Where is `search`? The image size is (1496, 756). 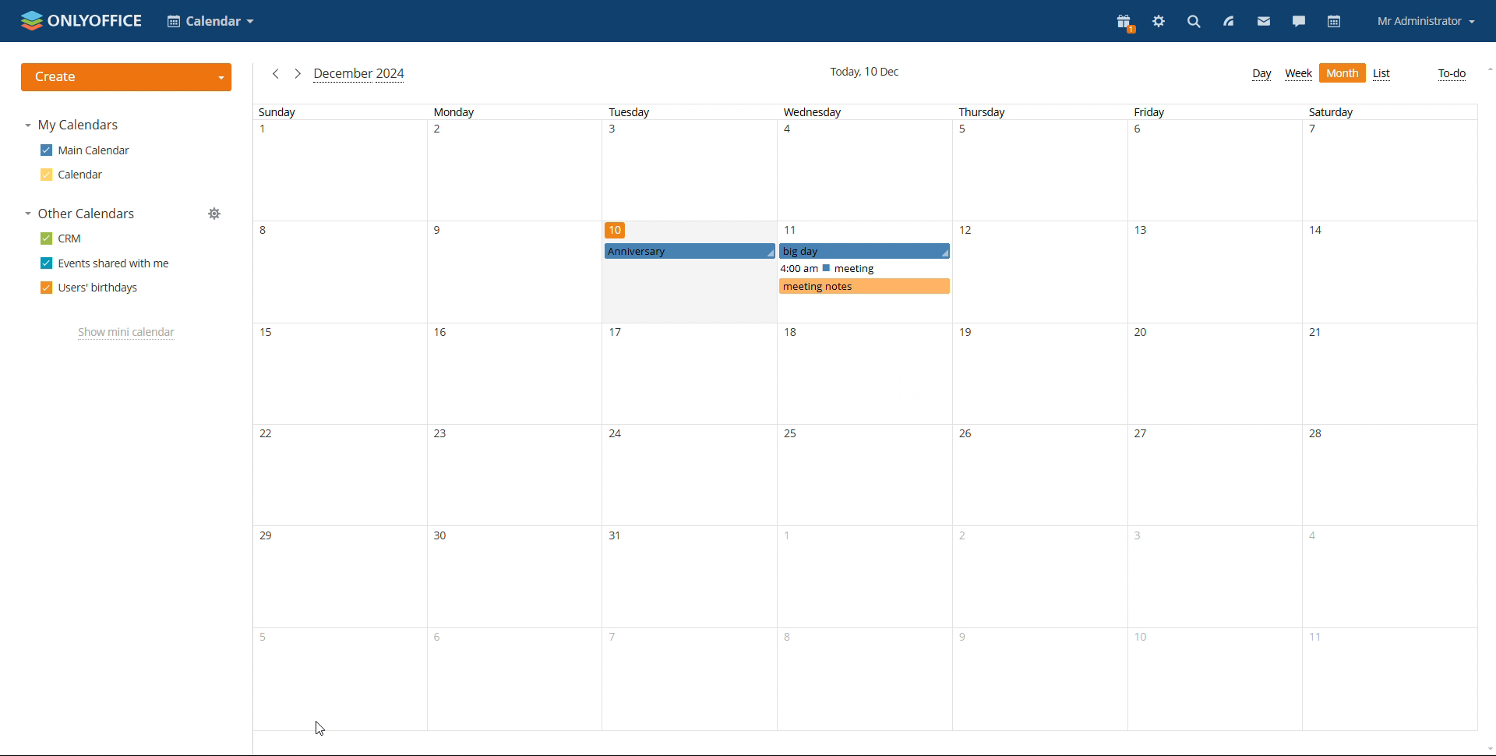
search is located at coordinates (1191, 22).